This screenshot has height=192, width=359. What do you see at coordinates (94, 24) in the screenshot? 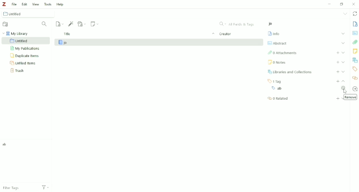
I see `New Note` at bounding box center [94, 24].